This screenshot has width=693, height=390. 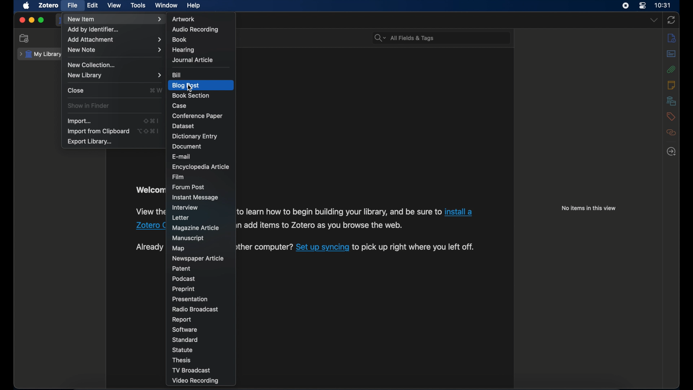 What do you see at coordinates (115, 49) in the screenshot?
I see `new note` at bounding box center [115, 49].